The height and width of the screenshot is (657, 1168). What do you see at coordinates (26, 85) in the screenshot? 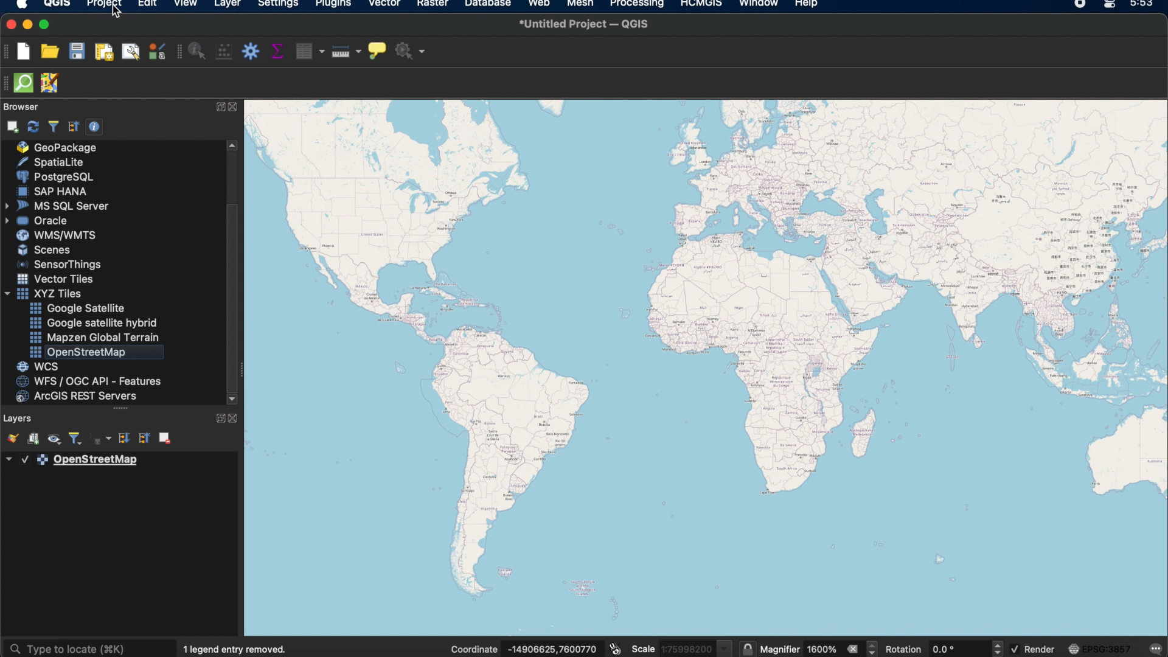
I see `QuickOSm` at bounding box center [26, 85].